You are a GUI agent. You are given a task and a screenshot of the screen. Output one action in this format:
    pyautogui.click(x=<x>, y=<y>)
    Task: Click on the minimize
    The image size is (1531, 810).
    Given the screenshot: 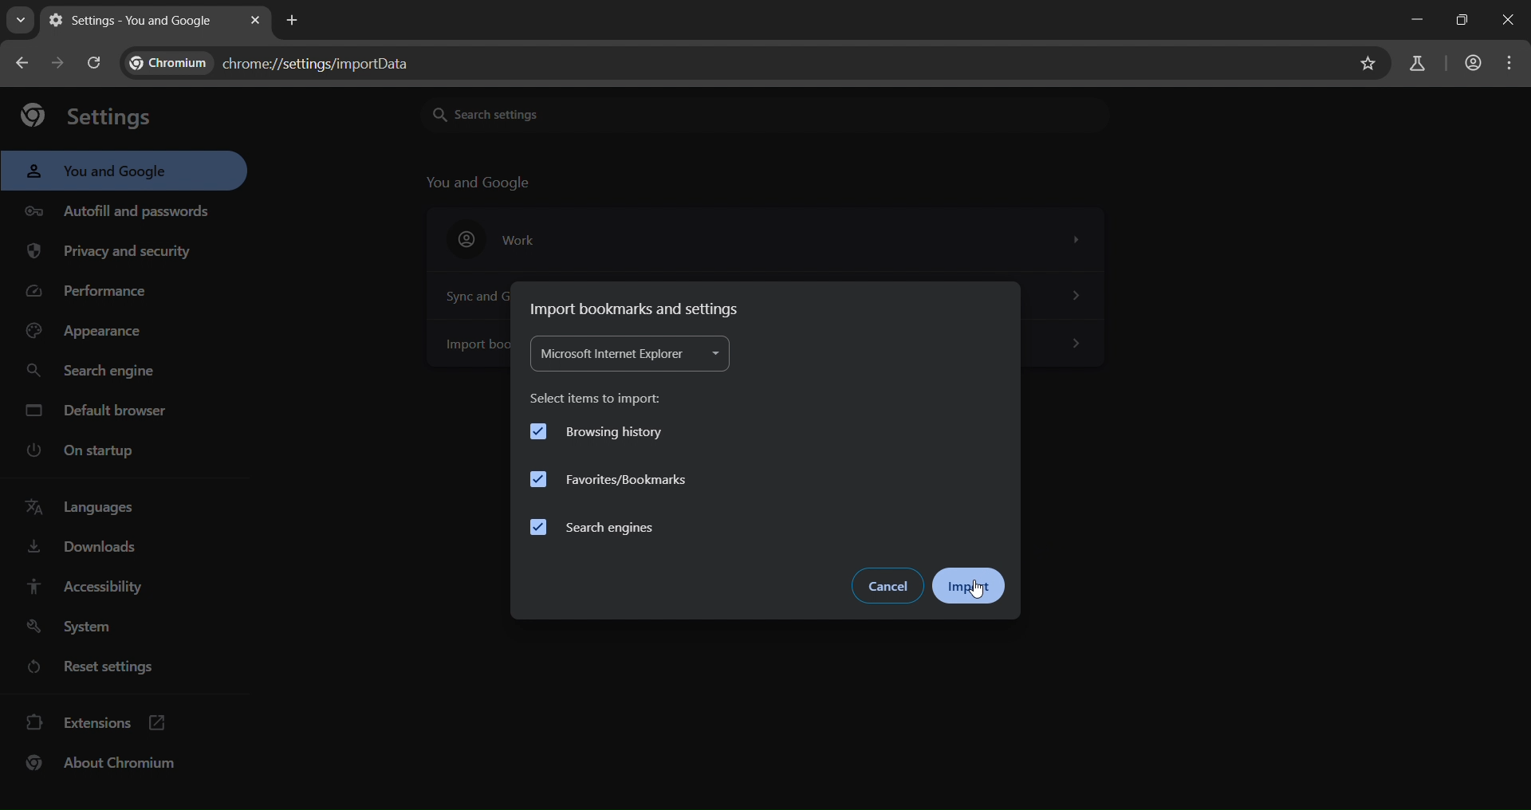 What is the action you would take?
    pyautogui.click(x=1401, y=22)
    